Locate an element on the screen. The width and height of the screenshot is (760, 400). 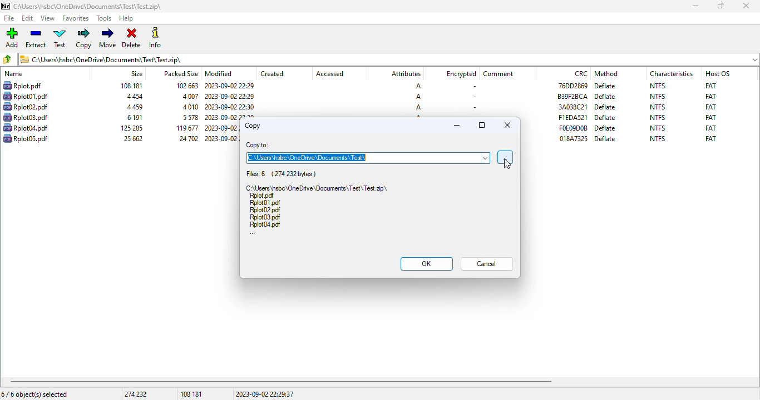
OK is located at coordinates (426, 264).